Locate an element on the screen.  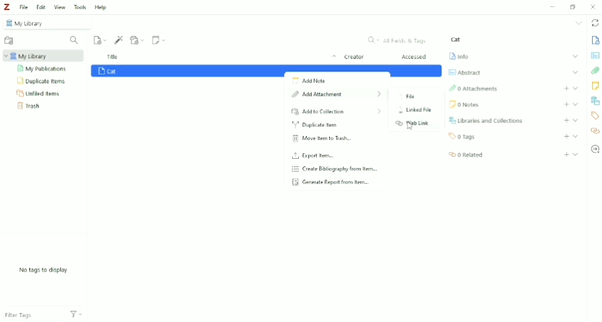
Expand section is located at coordinates (576, 104).